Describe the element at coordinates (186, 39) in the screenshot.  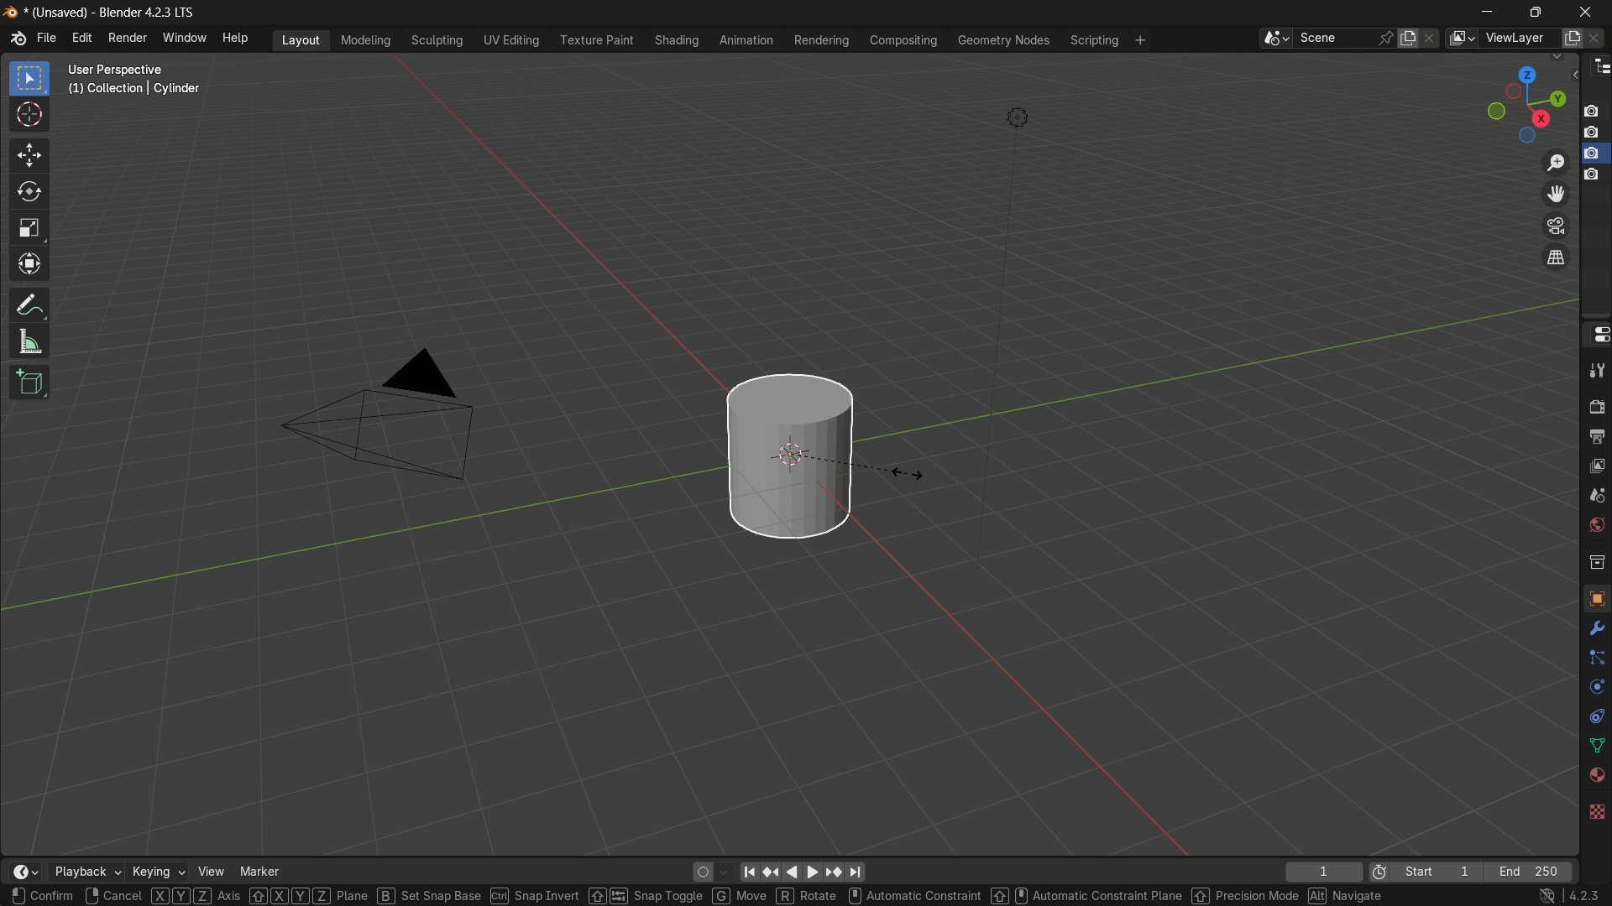
I see `window menu` at that location.